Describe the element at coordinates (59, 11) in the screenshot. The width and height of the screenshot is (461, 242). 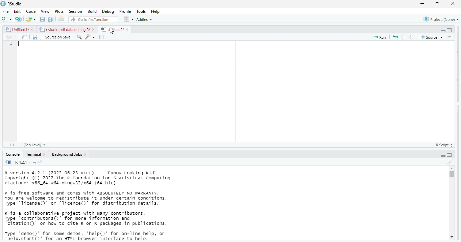
I see `plots` at that location.